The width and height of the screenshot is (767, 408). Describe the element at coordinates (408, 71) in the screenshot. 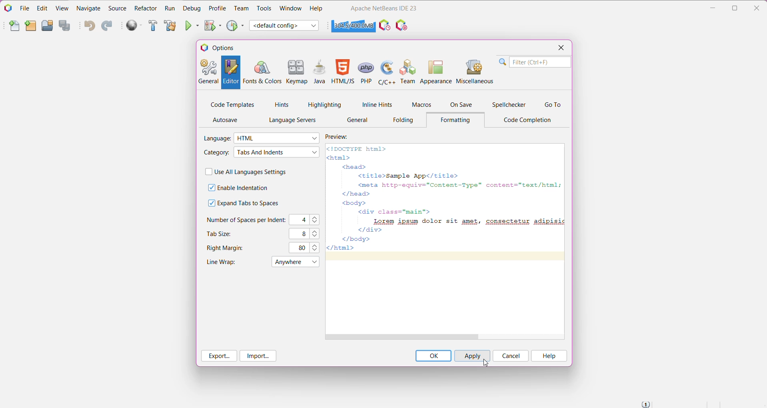

I see `Team` at that location.